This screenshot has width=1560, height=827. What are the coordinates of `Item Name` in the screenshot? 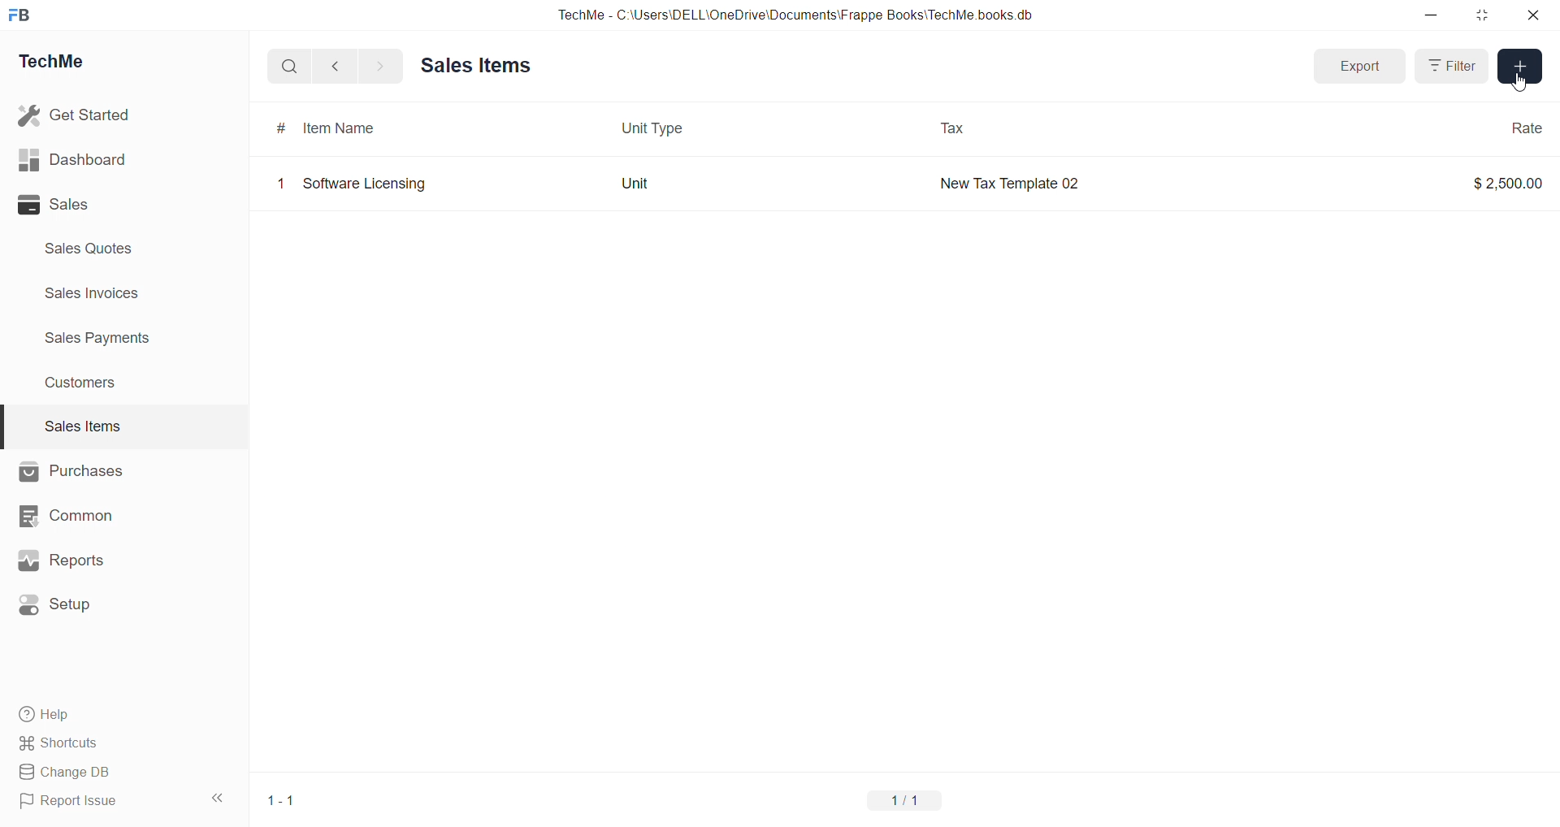 It's located at (336, 126).